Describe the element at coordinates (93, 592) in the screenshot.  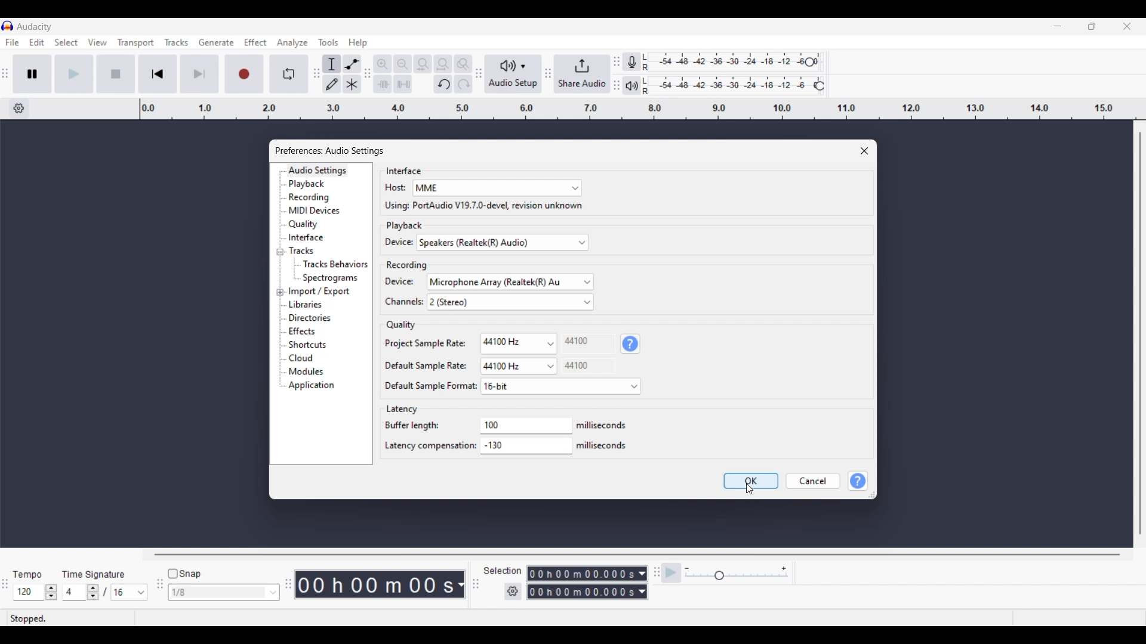
I see `Increase/Decrease time signature` at that location.